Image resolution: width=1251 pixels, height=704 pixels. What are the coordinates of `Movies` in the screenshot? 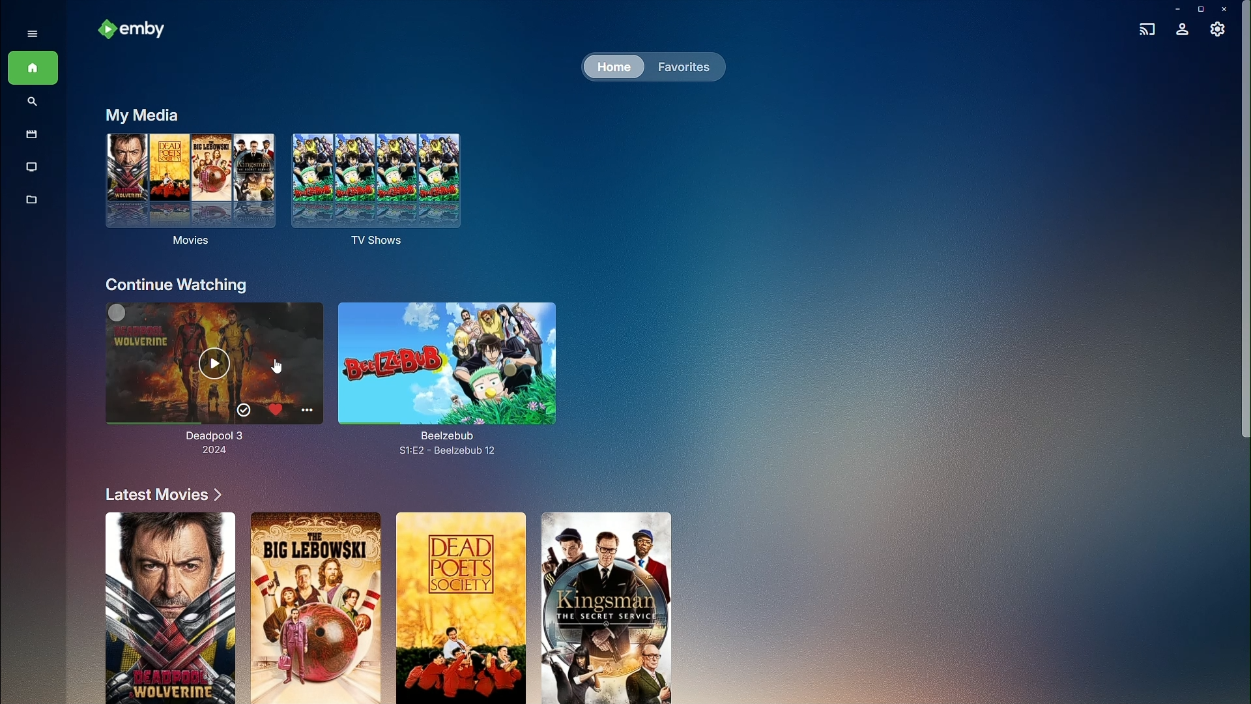 It's located at (32, 135).